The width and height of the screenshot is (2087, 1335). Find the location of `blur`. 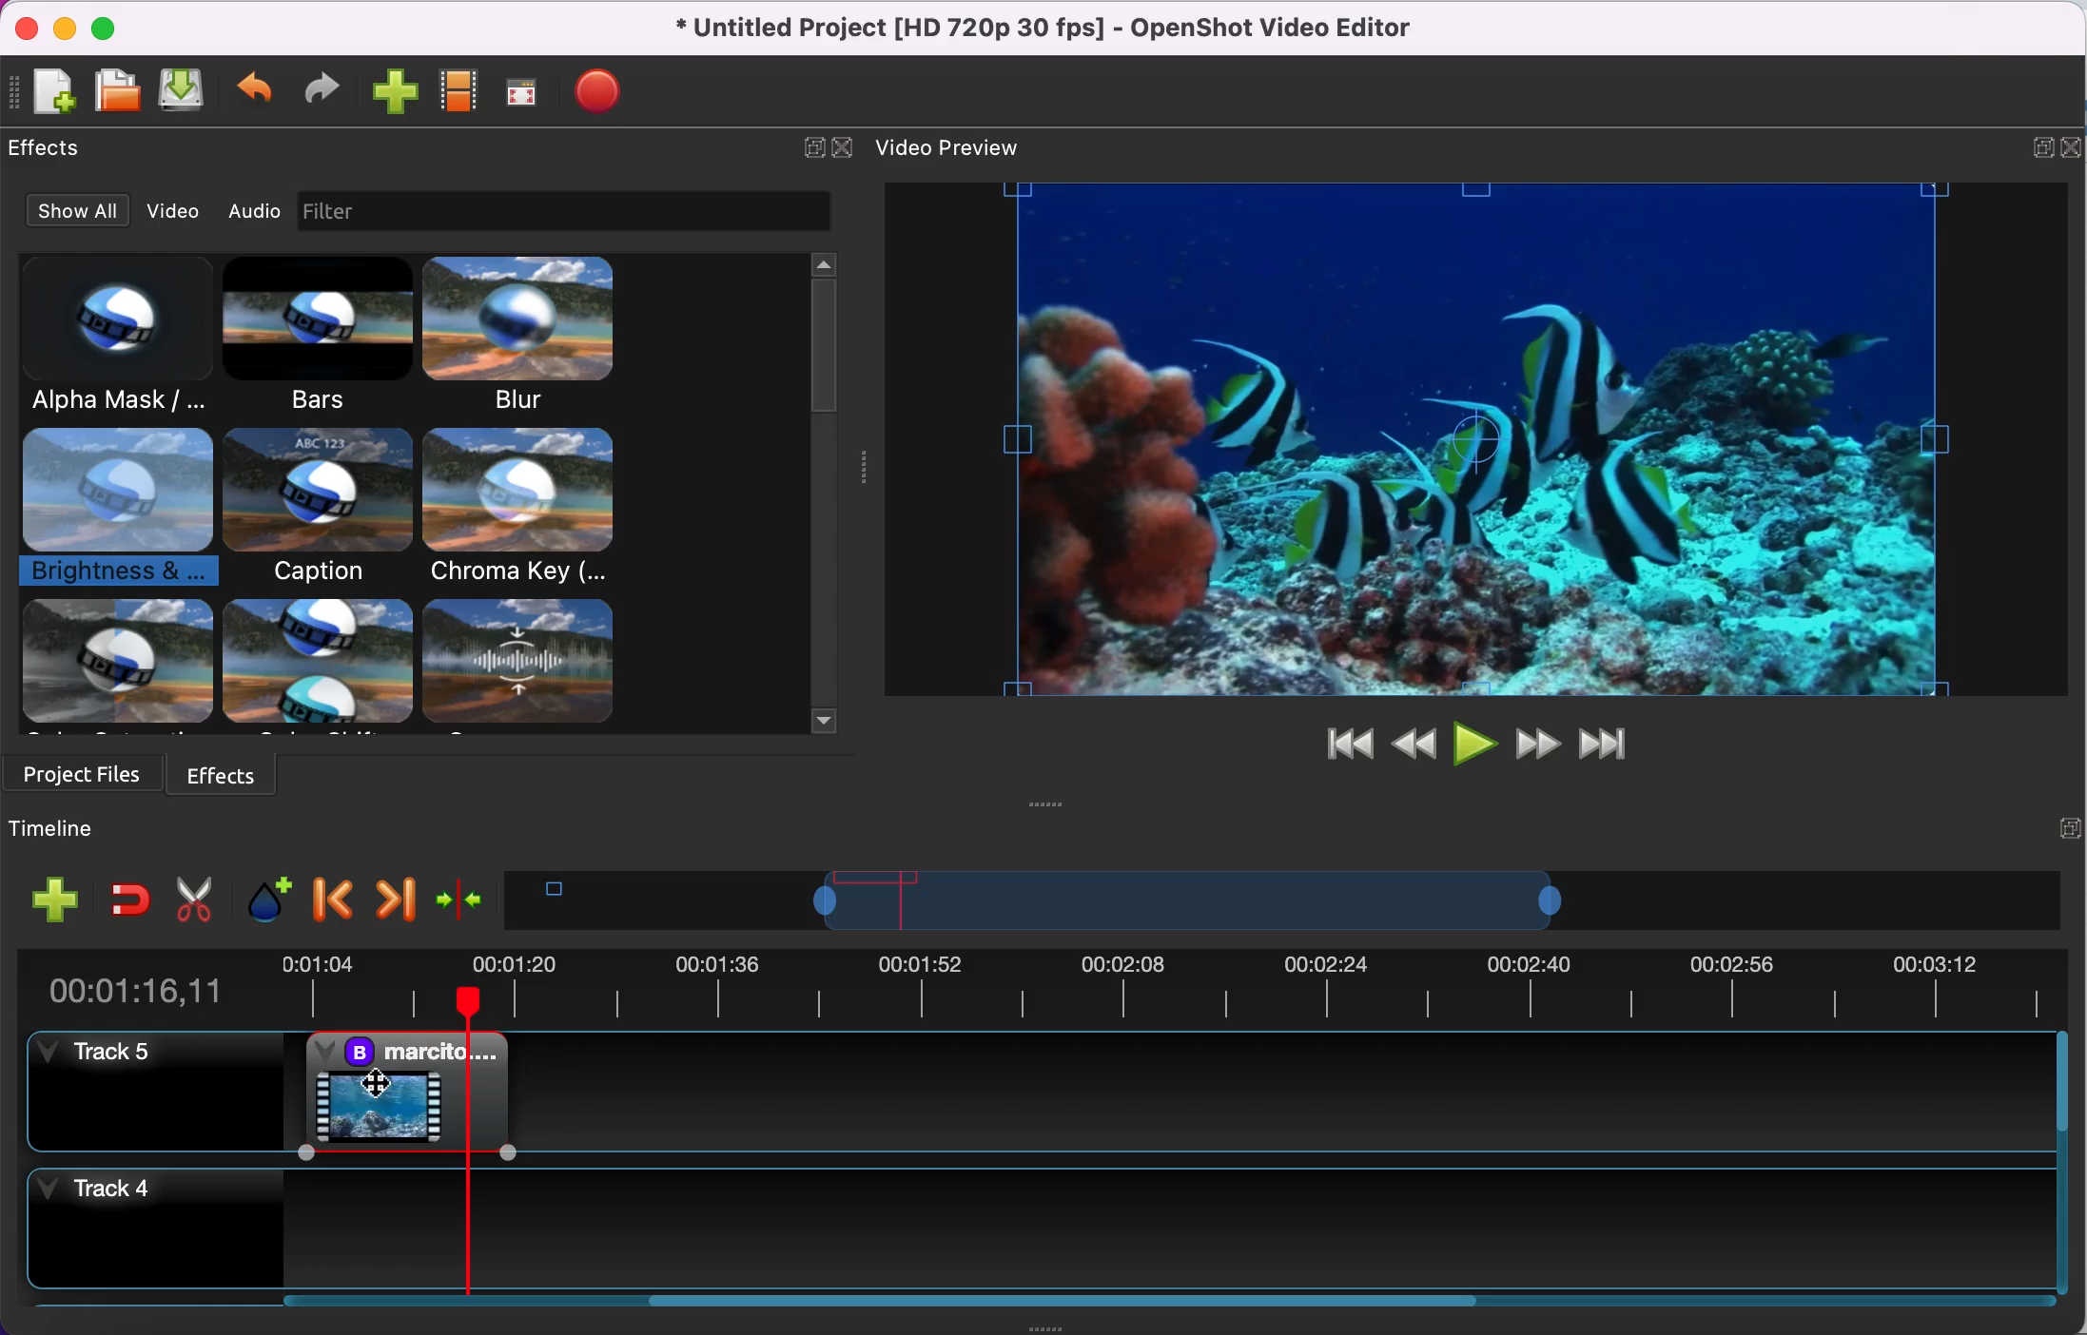

blur is located at coordinates (544, 336).